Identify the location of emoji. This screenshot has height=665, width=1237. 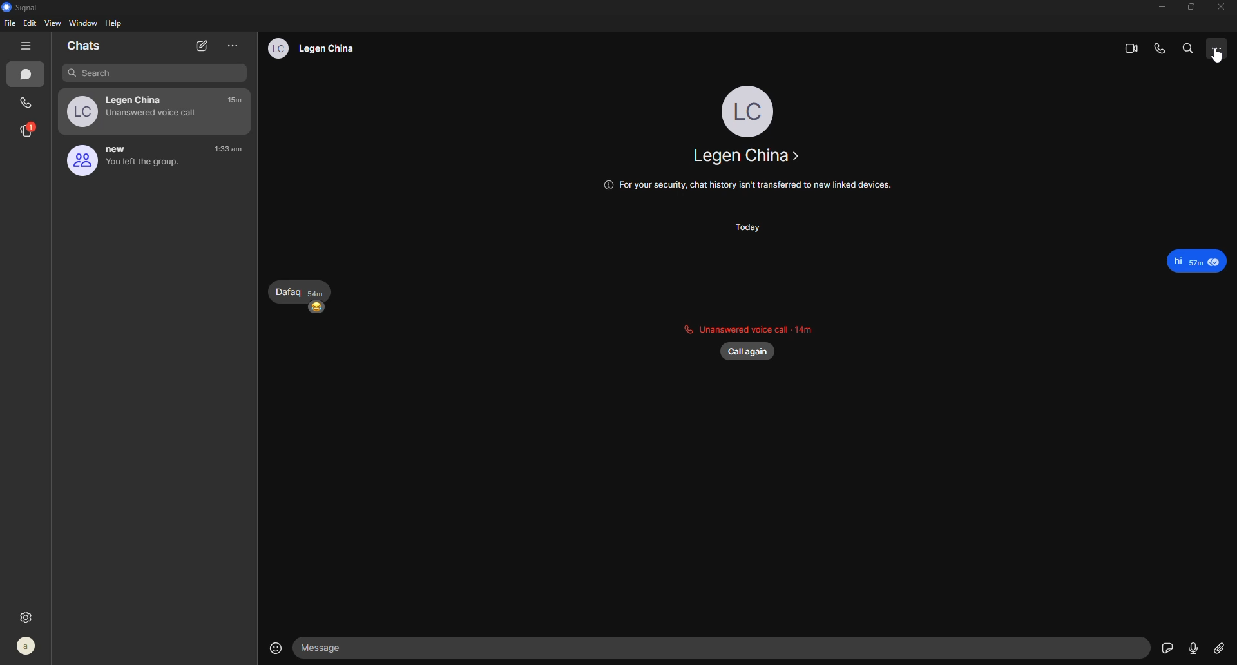
(318, 311).